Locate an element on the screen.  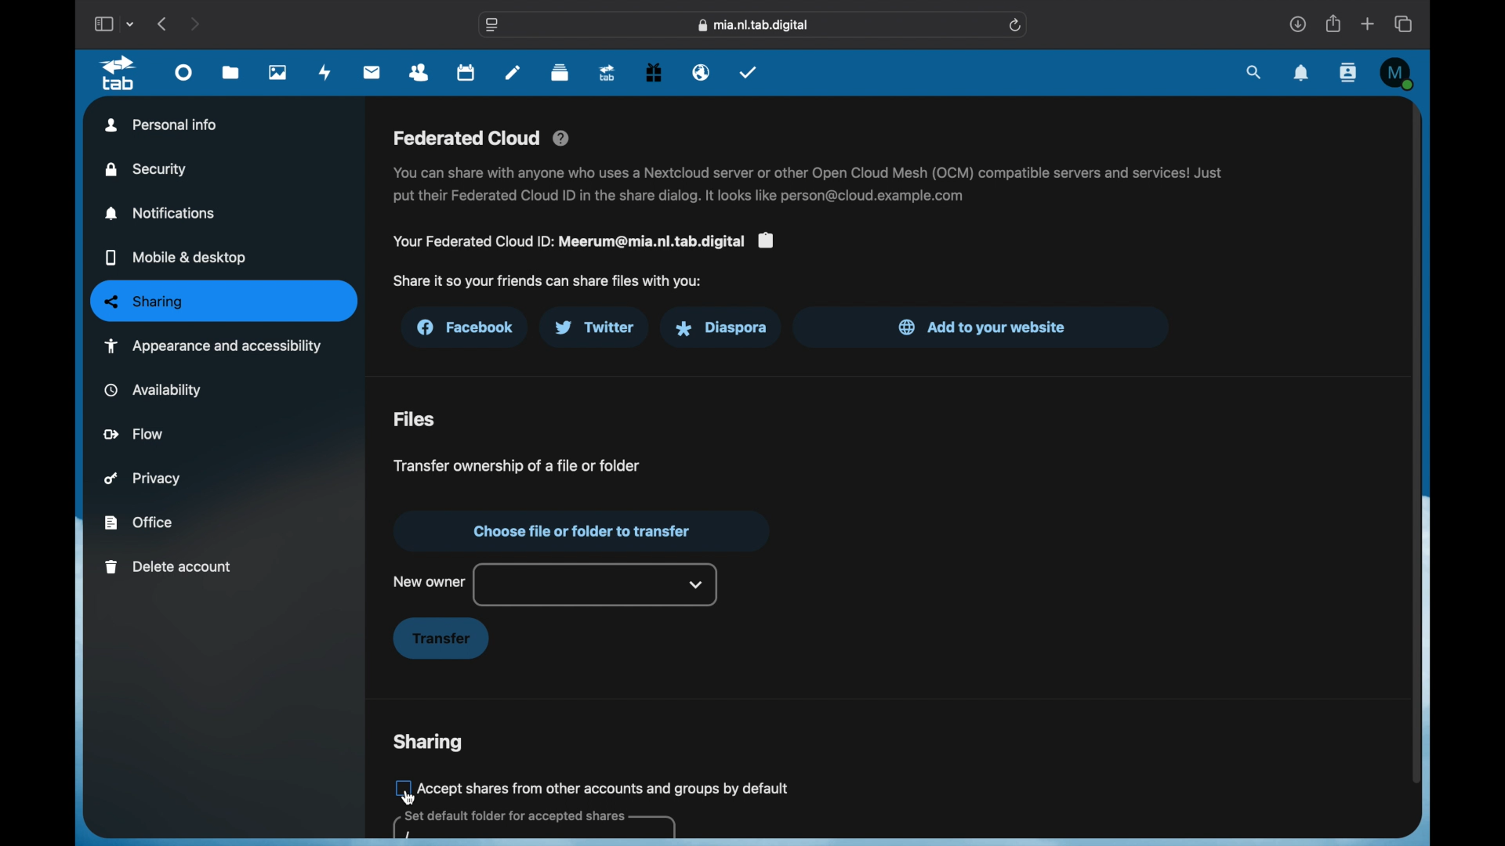
notifications is located at coordinates (1301, 74).